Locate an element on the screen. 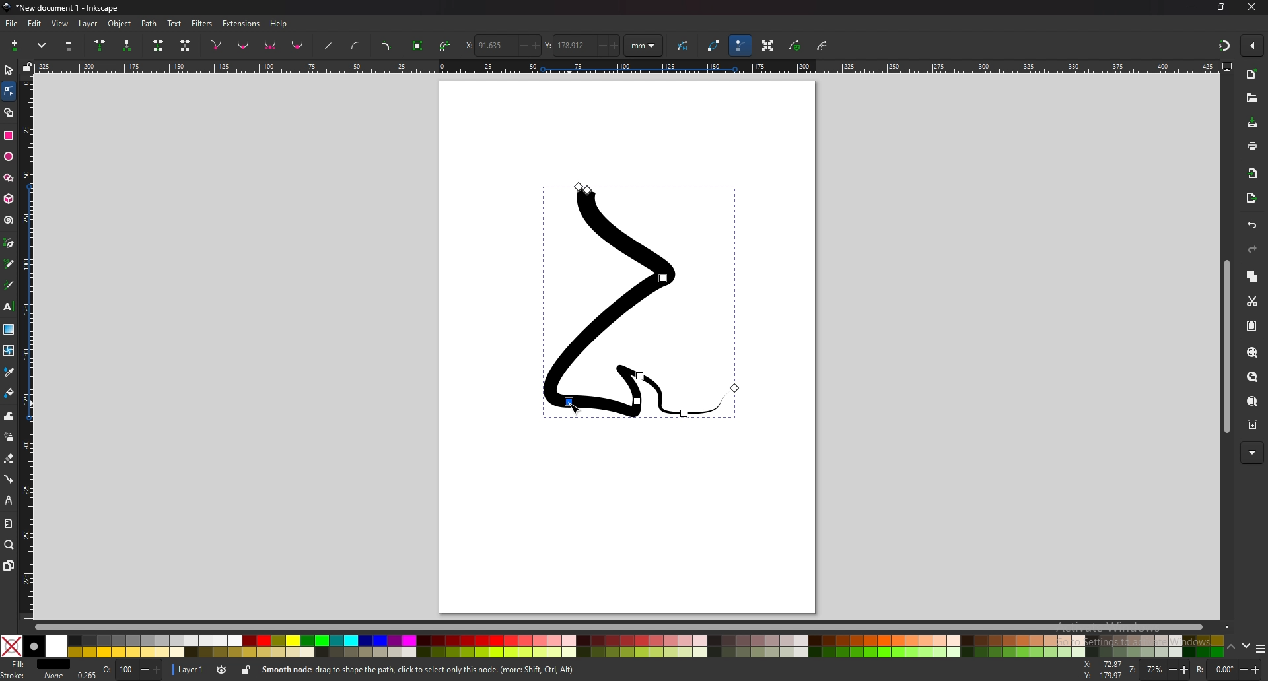  break path at selected nodes is located at coordinates (127, 45).